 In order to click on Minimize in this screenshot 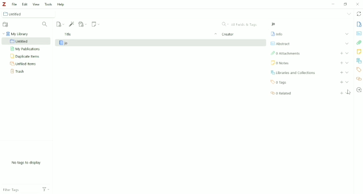, I will do `click(333, 4)`.